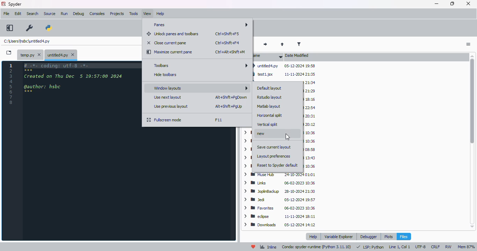 This screenshot has height=251, width=477. Describe the element at coordinates (282, 45) in the screenshot. I see `parent` at that location.